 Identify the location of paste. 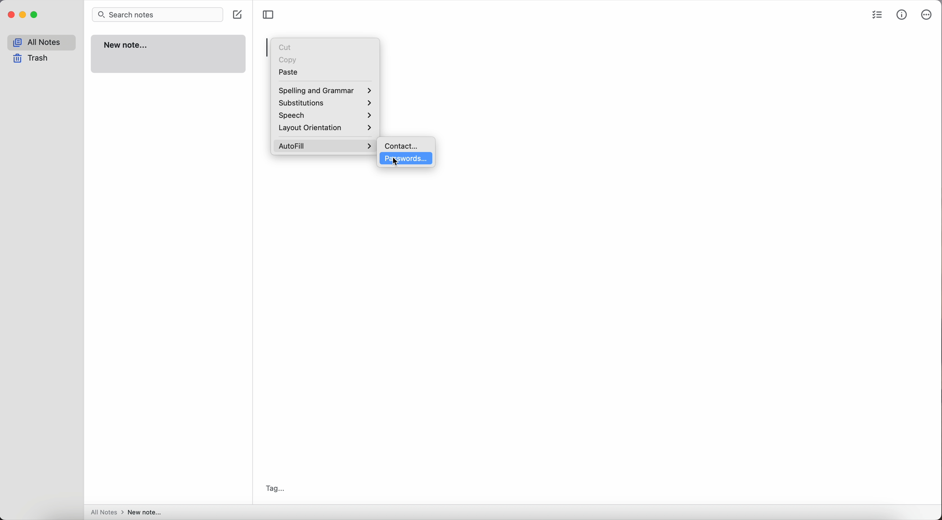
(289, 72).